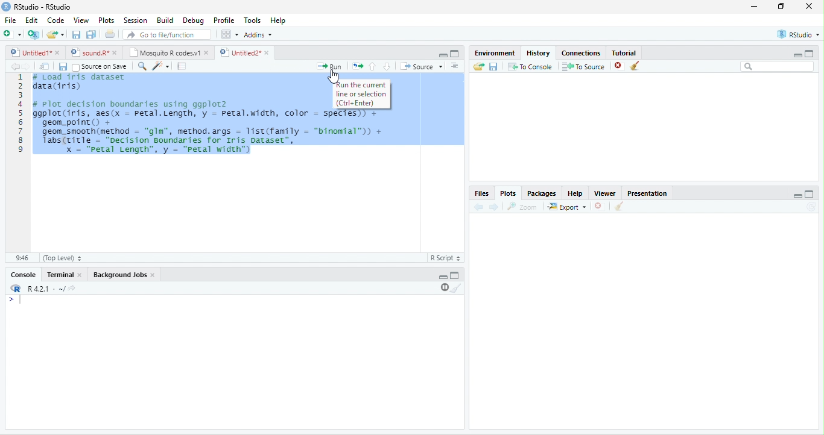 The image size is (824, 435). I want to click on close, so click(208, 53).